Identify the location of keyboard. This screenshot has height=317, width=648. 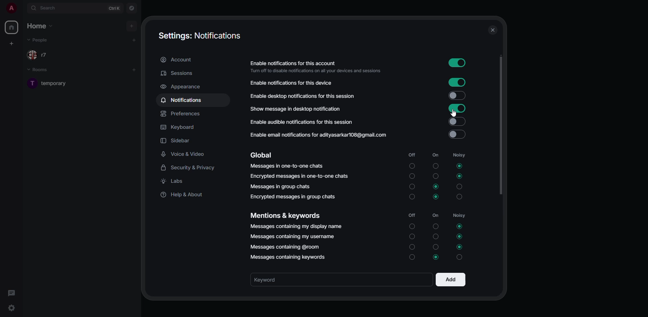
(182, 127).